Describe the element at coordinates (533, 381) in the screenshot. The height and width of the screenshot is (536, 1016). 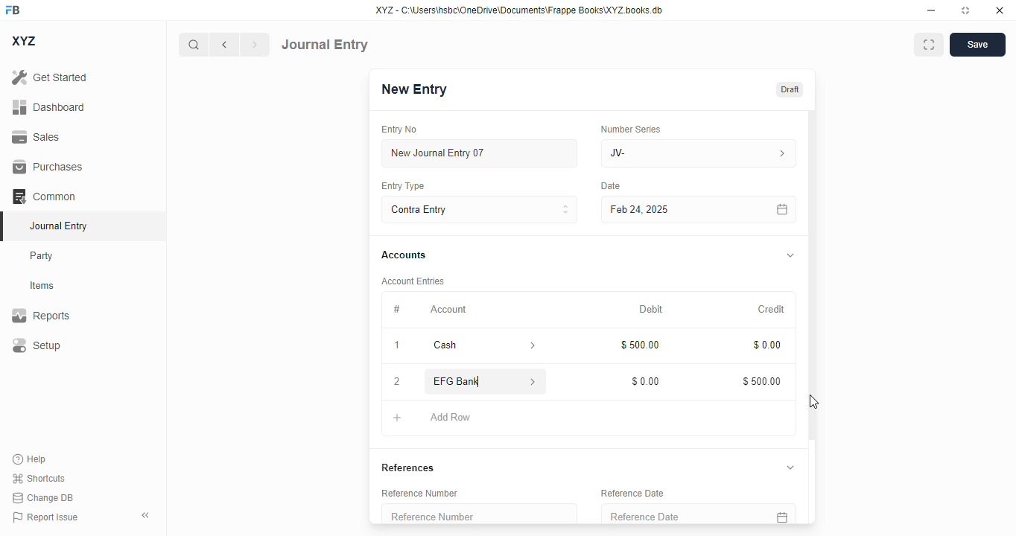
I see `account information` at that location.